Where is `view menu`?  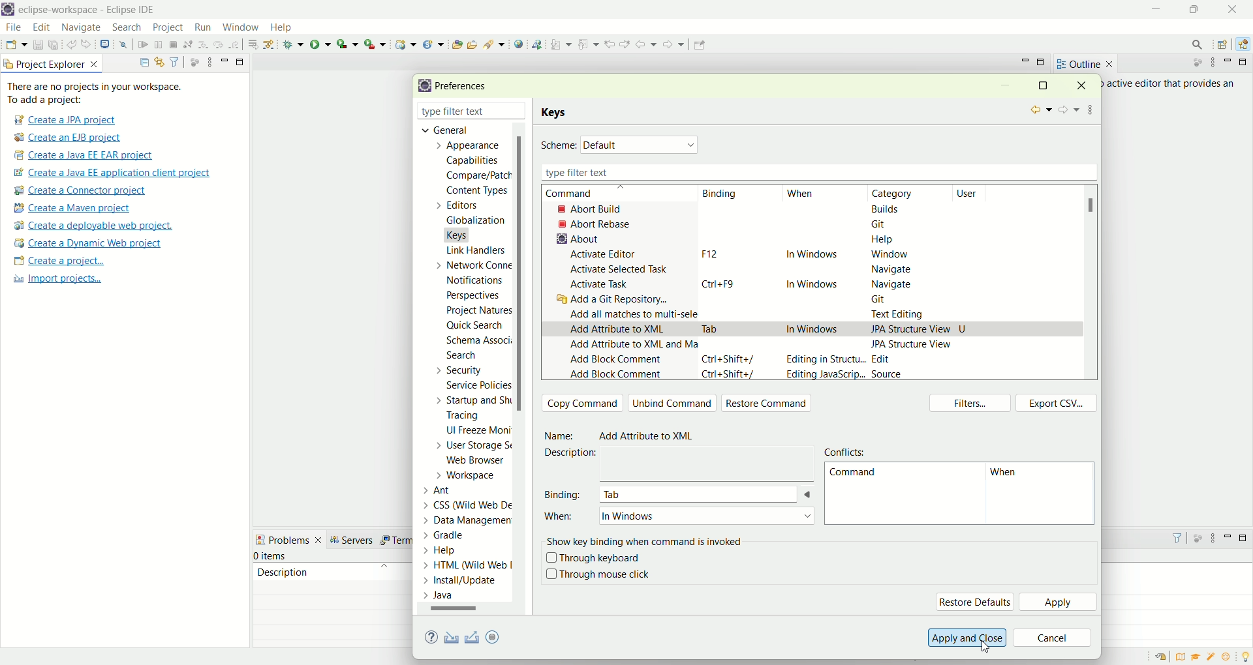
view menu is located at coordinates (1092, 108).